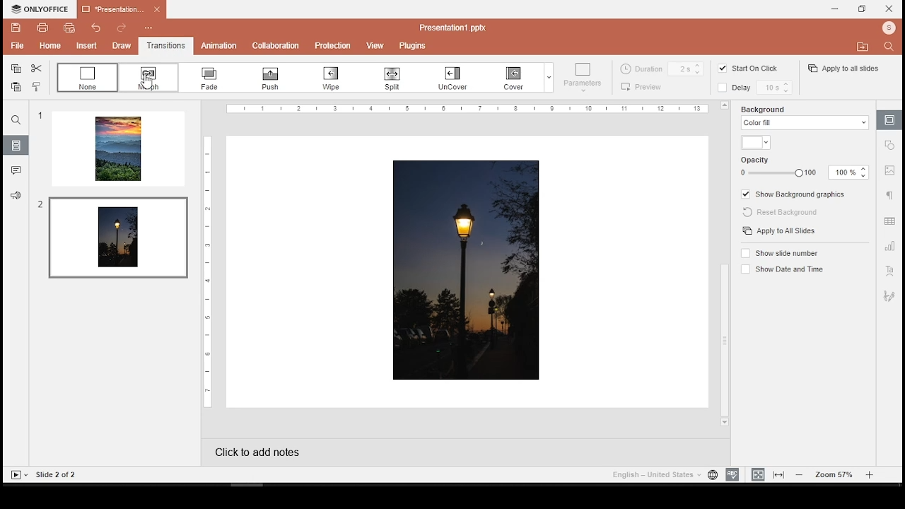 This screenshot has width=905, height=509. I want to click on text art settings, so click(890, 271).